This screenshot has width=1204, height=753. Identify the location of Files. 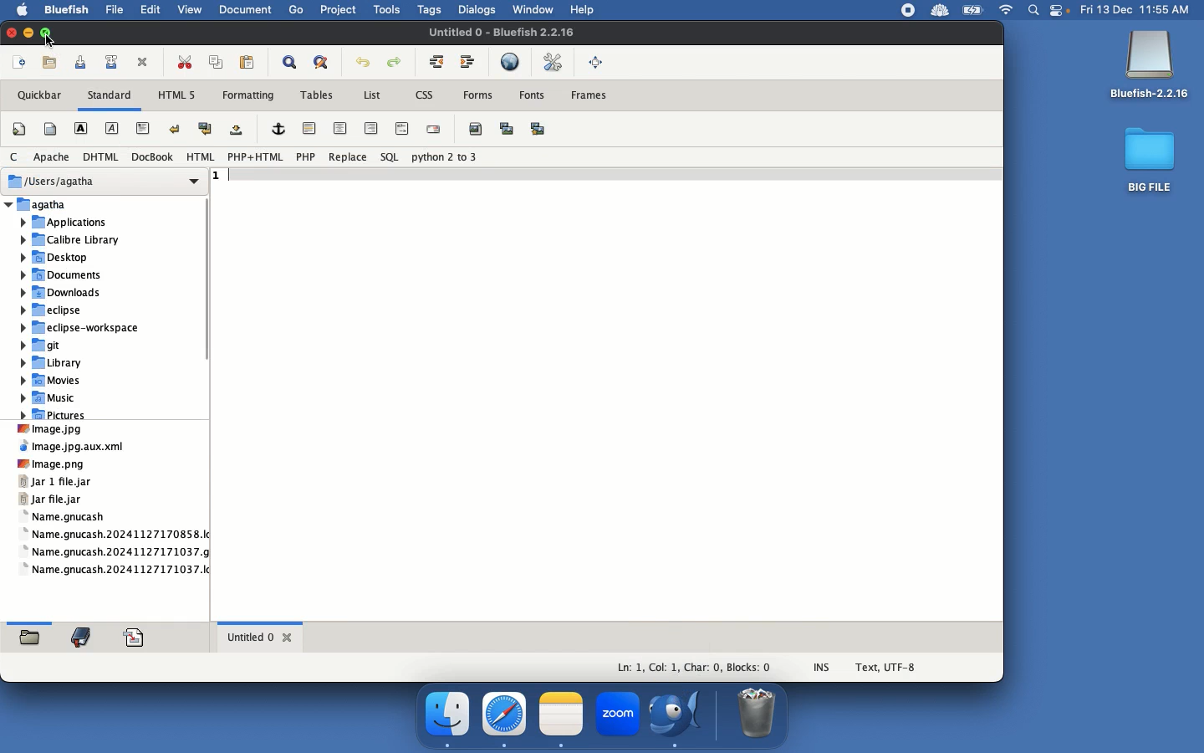
(115, 526).